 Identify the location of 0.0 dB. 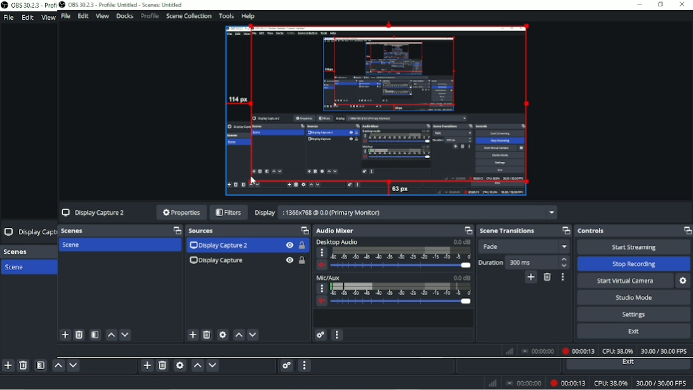
(461, 243).